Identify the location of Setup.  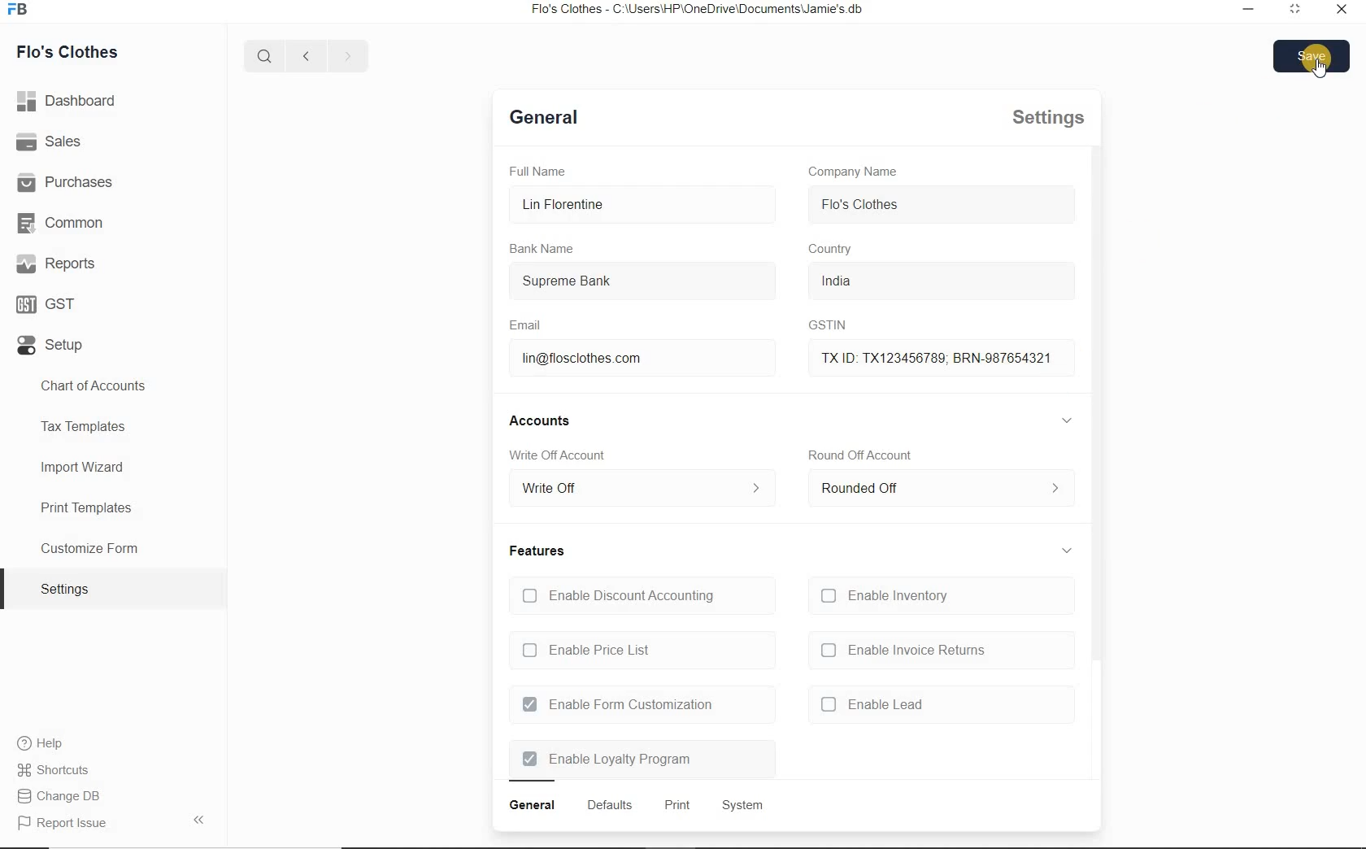
(54, 343).